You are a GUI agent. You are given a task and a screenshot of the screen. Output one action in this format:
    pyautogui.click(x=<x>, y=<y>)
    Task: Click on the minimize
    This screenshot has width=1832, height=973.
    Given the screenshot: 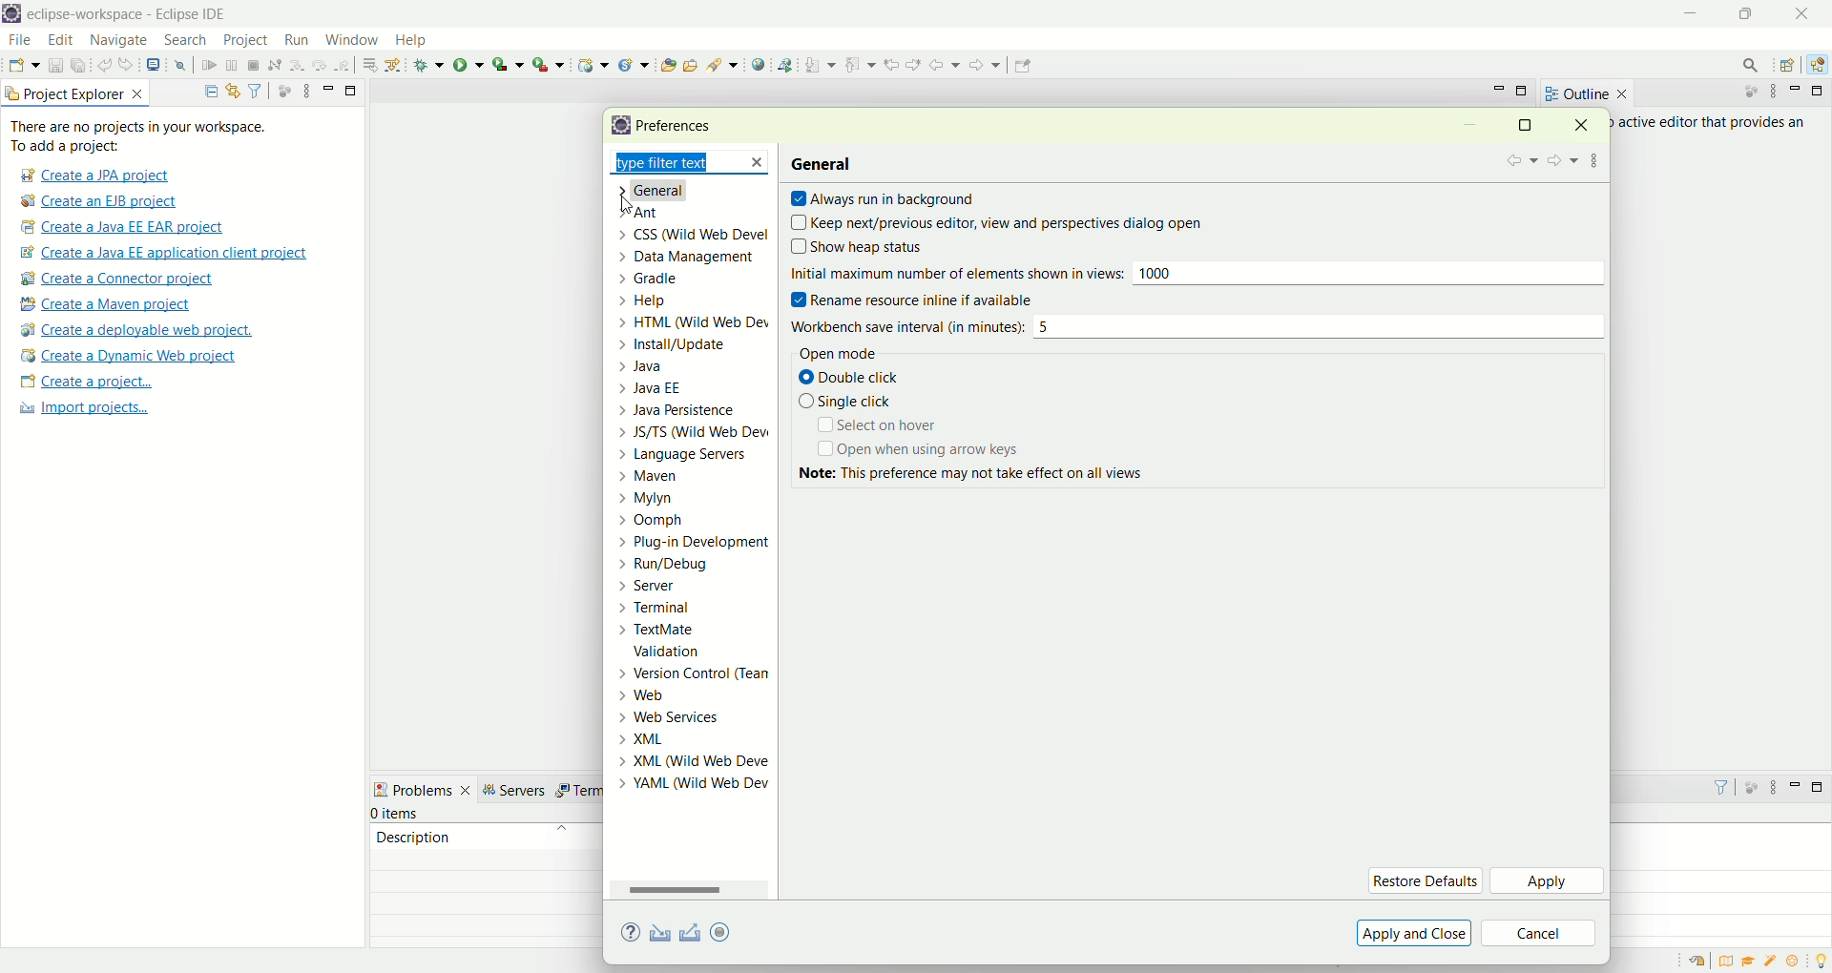 What is the action you would take?
    pyautogui.click(x=1693, y=14)
    